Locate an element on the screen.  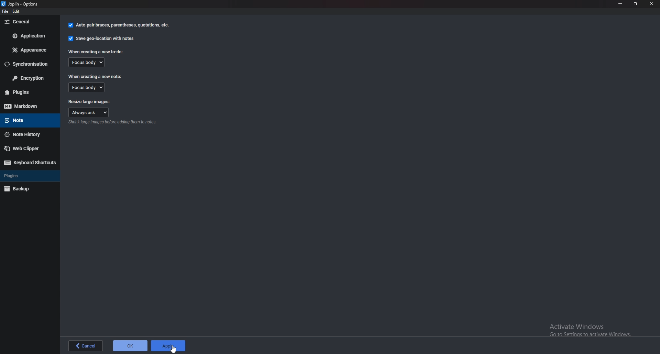
General is located at coordinates (28, 22).